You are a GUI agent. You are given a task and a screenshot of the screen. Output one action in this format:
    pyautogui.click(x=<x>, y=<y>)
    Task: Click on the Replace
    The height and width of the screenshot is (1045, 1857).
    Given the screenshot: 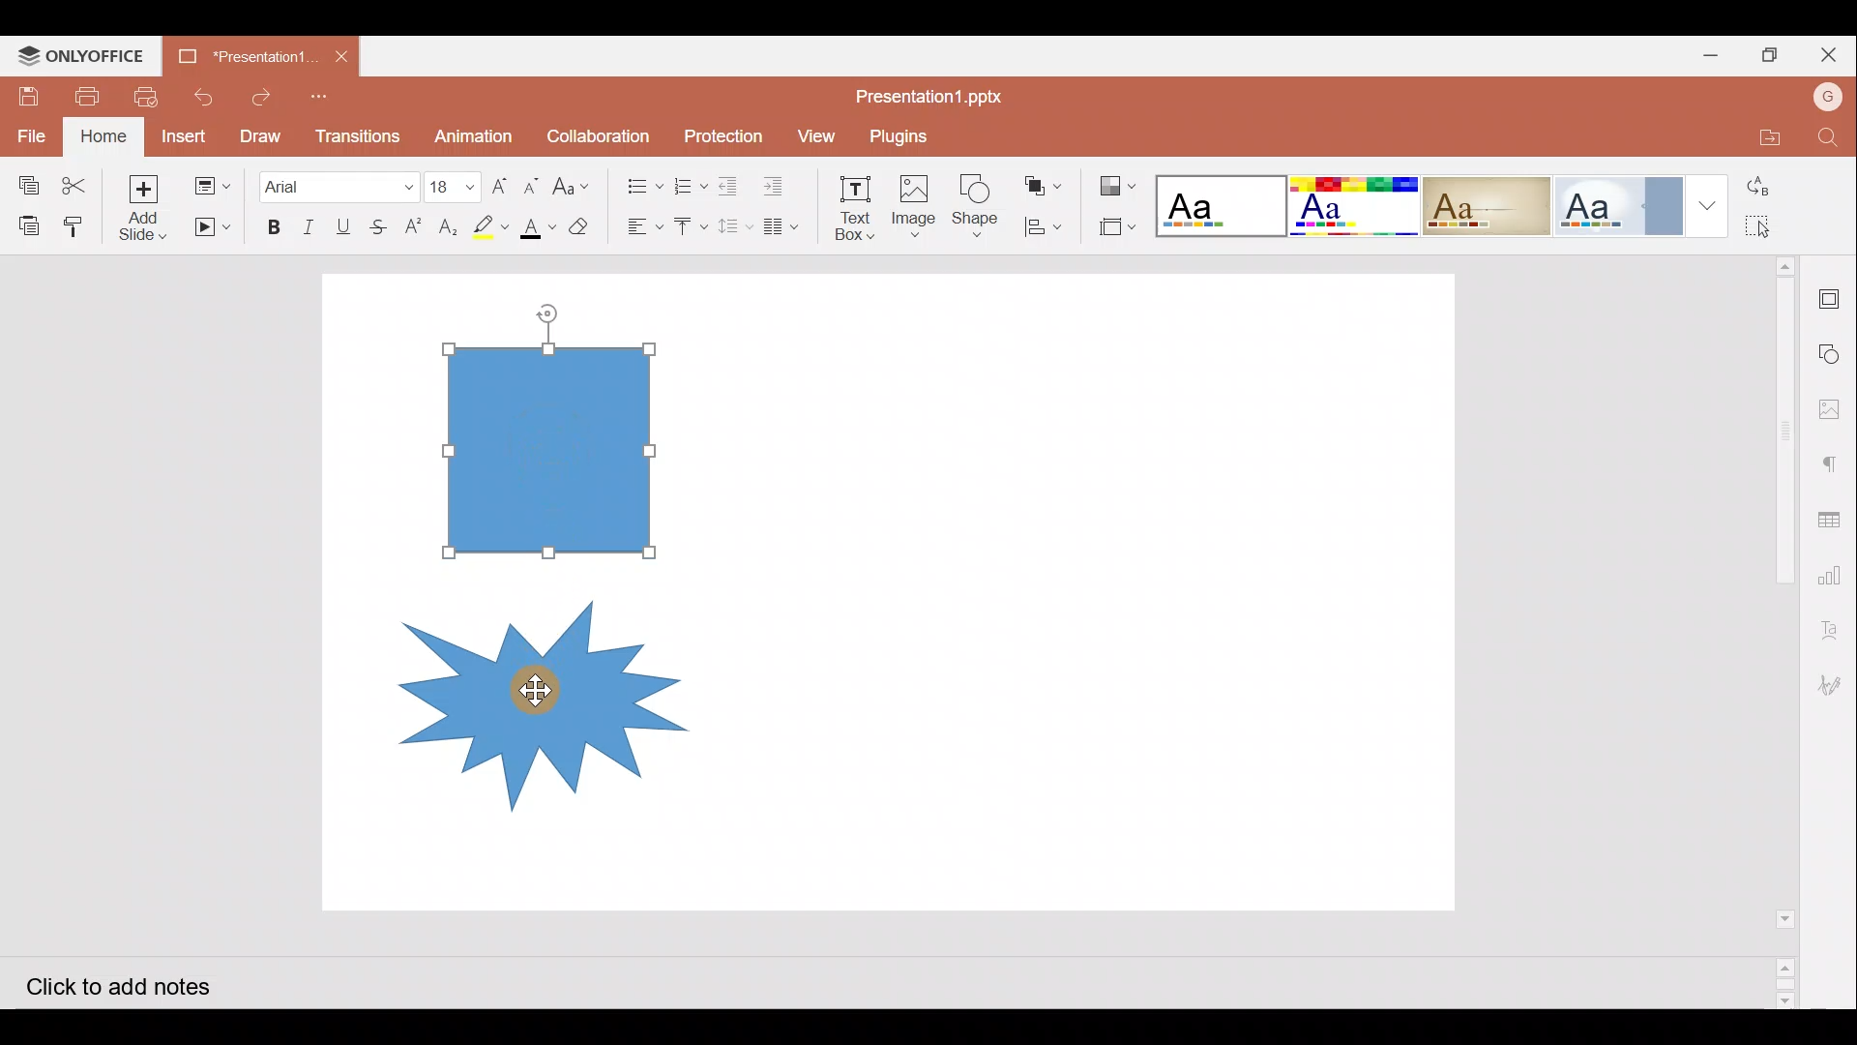 What is the action you would take?
    pyautogui.click(x=1772, y=188)
    